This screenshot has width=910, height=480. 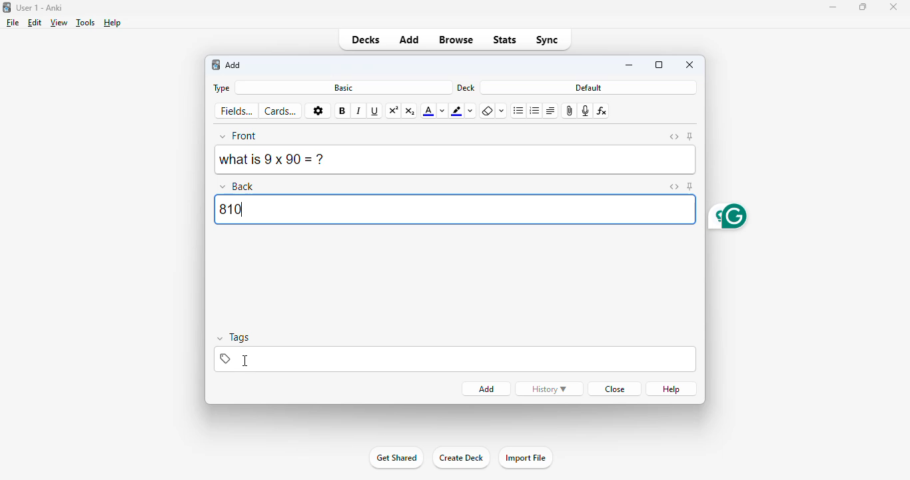 What do you see at coordinates (690, 64) in the screenshot?
I see `close` at bounding box center [690, 64].